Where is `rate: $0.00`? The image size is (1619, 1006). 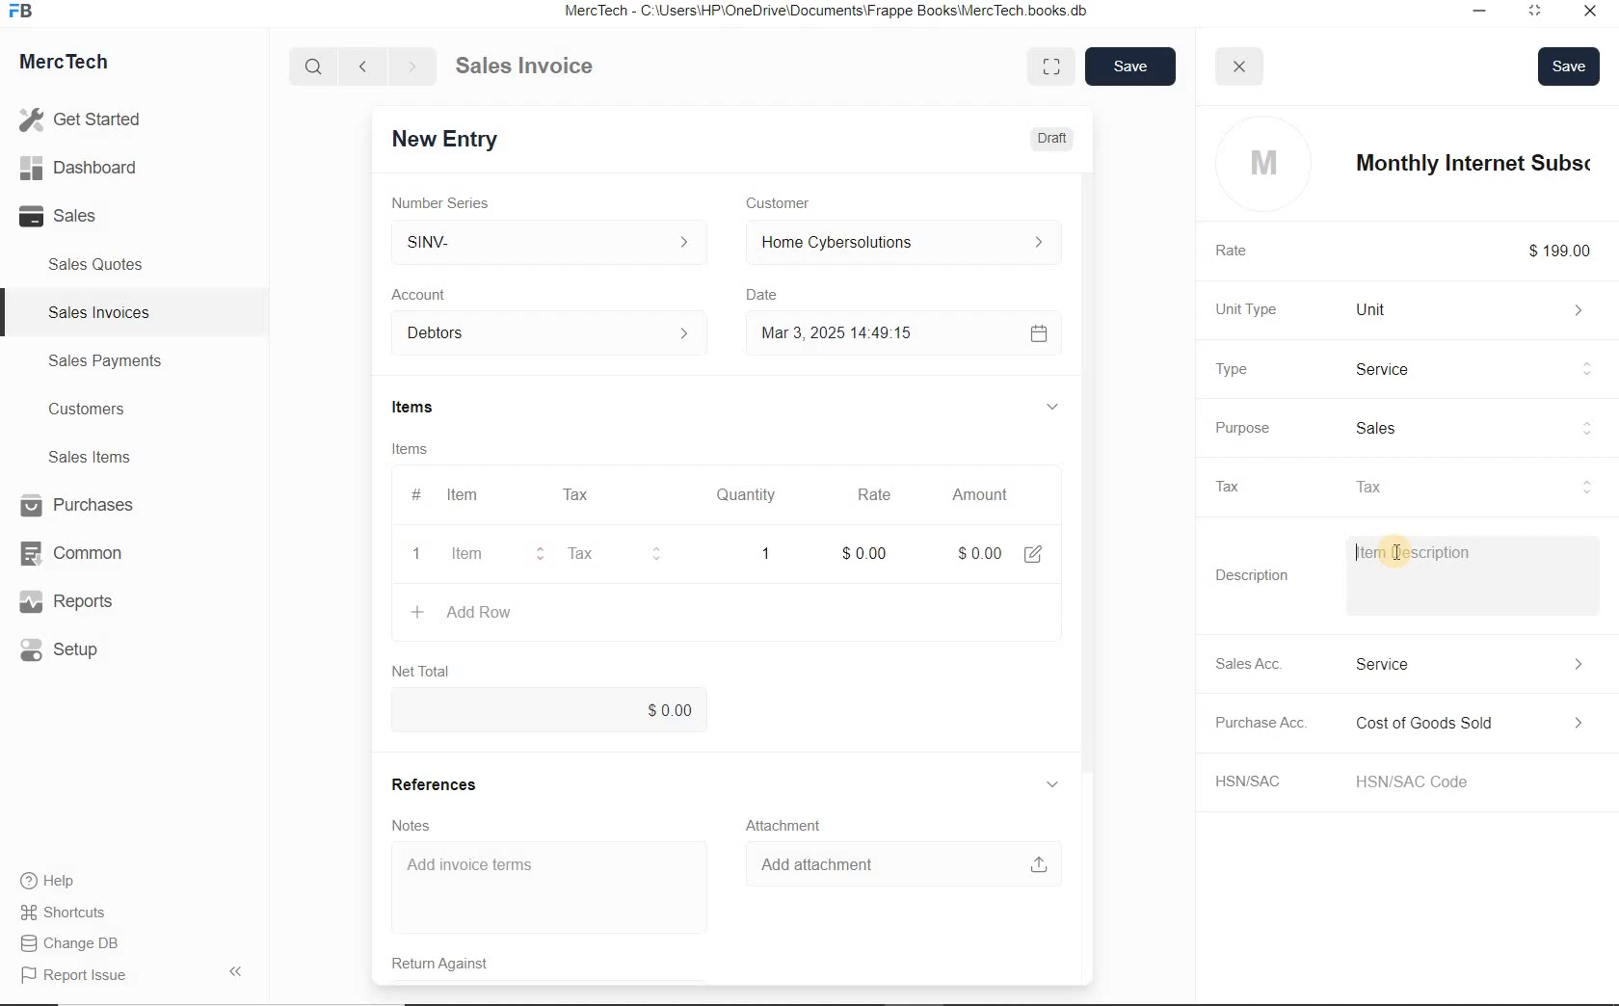
rate: $0.00 is located at coordinates (863, 551).